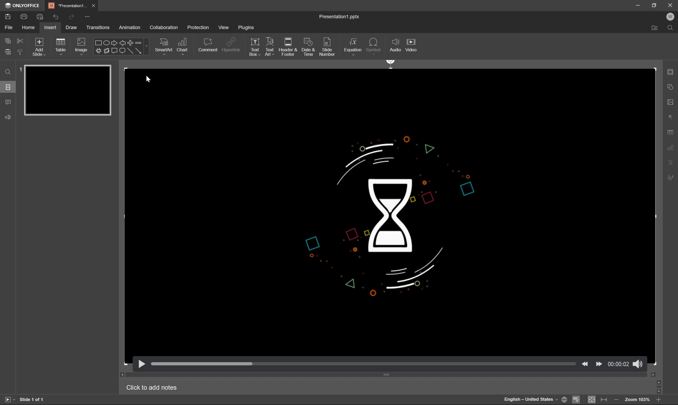 This screenshot has height=405, width=678. What do you see at coordinates (364, 365) in the screenshot?
I see `slider` at bounding box center [364, 365].